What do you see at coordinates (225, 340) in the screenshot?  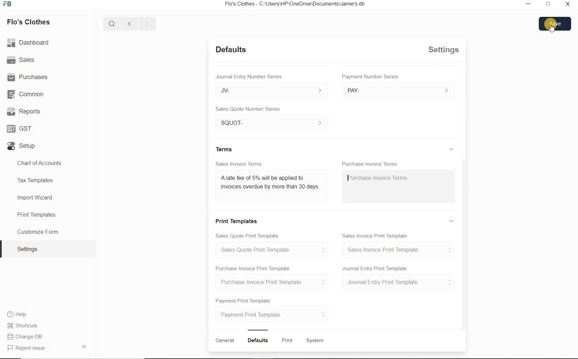 I see `General` at bounding box center [225, 340].